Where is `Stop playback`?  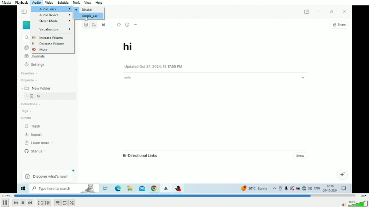
Stop playback is located at coordinates (23, 203).